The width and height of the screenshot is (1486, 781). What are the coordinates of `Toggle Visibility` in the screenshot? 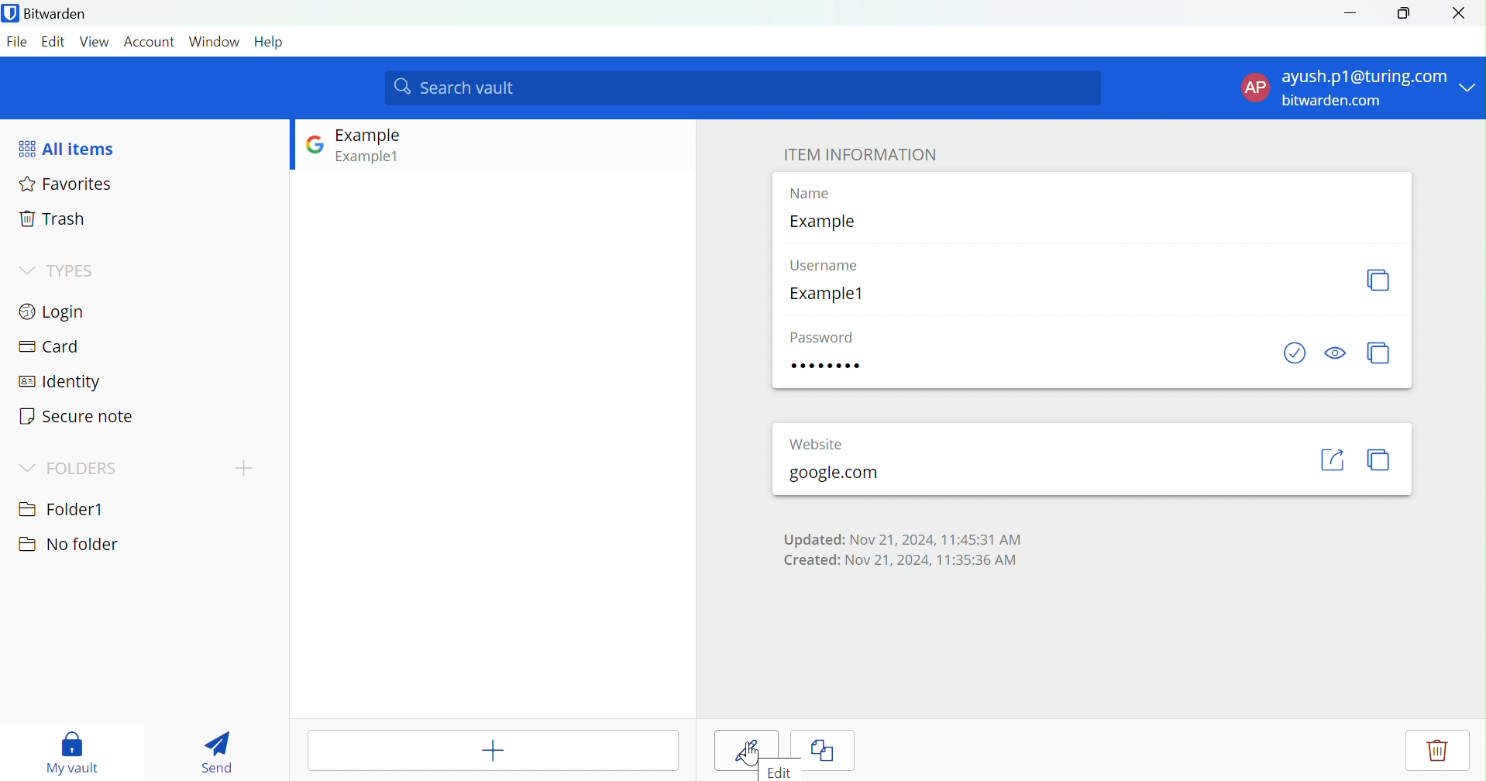 It's located at (1336, 352).